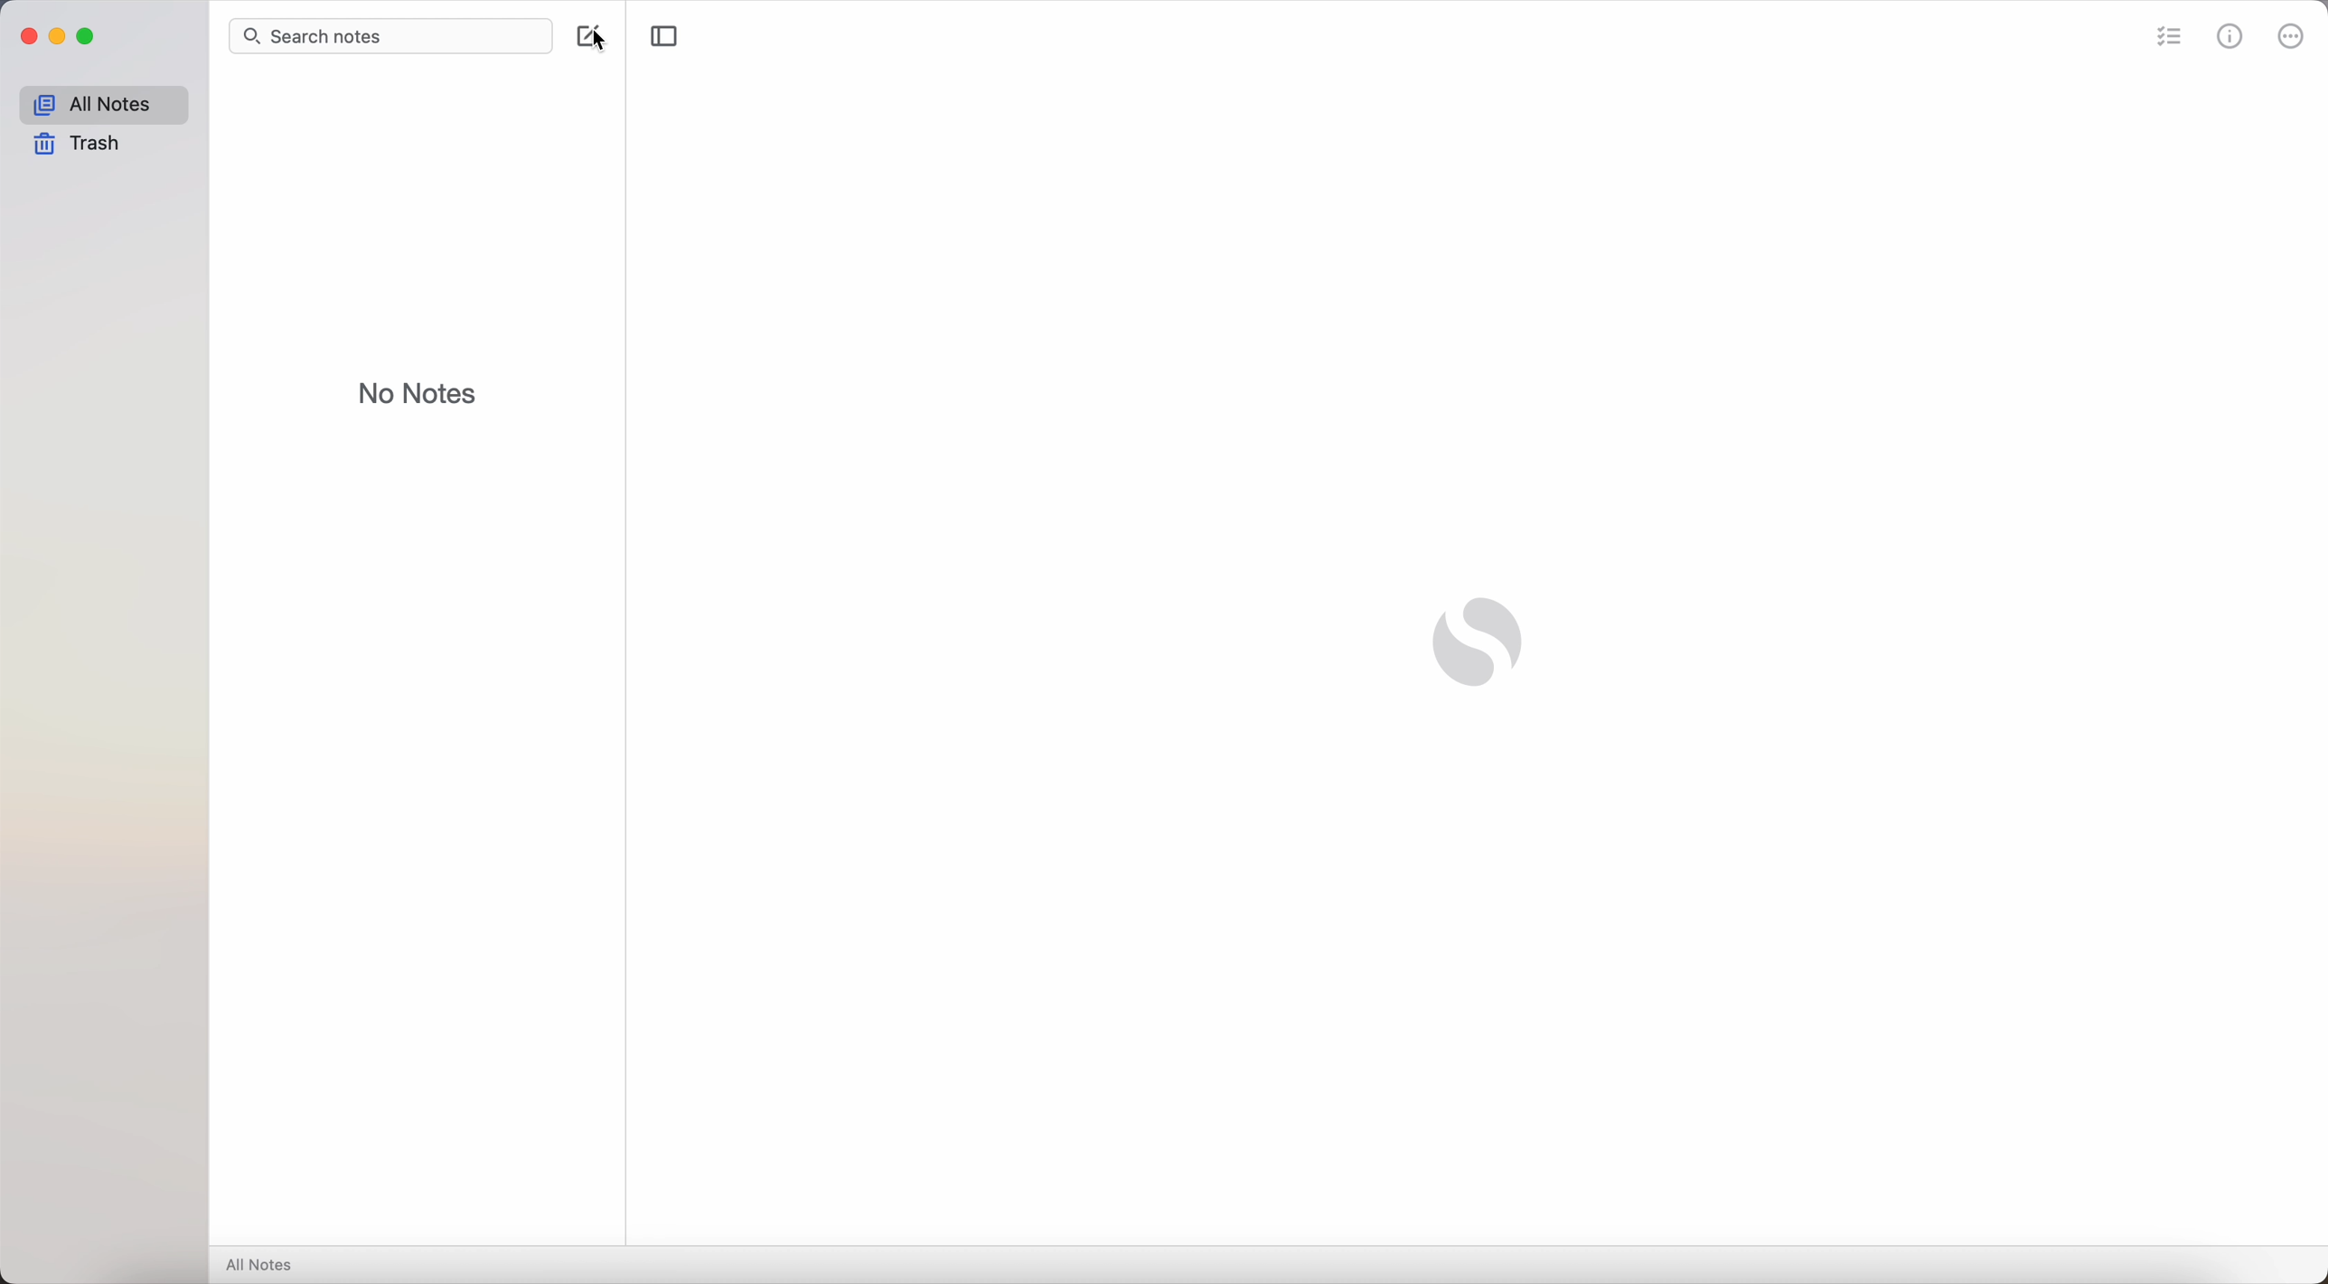  Describe the element at coordinates (262, 1265) in the screenshot. I see `all notes` at that location.